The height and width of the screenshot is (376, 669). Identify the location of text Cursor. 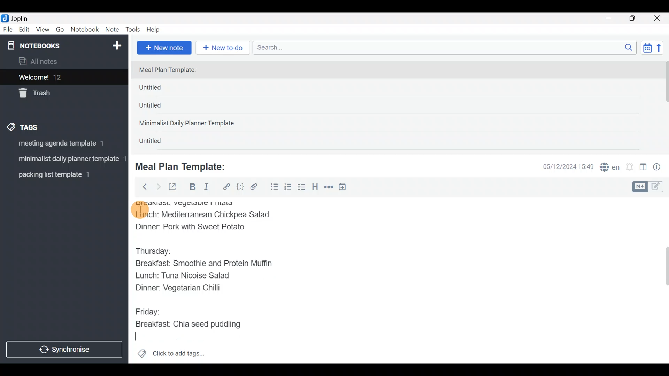
(137, 336).